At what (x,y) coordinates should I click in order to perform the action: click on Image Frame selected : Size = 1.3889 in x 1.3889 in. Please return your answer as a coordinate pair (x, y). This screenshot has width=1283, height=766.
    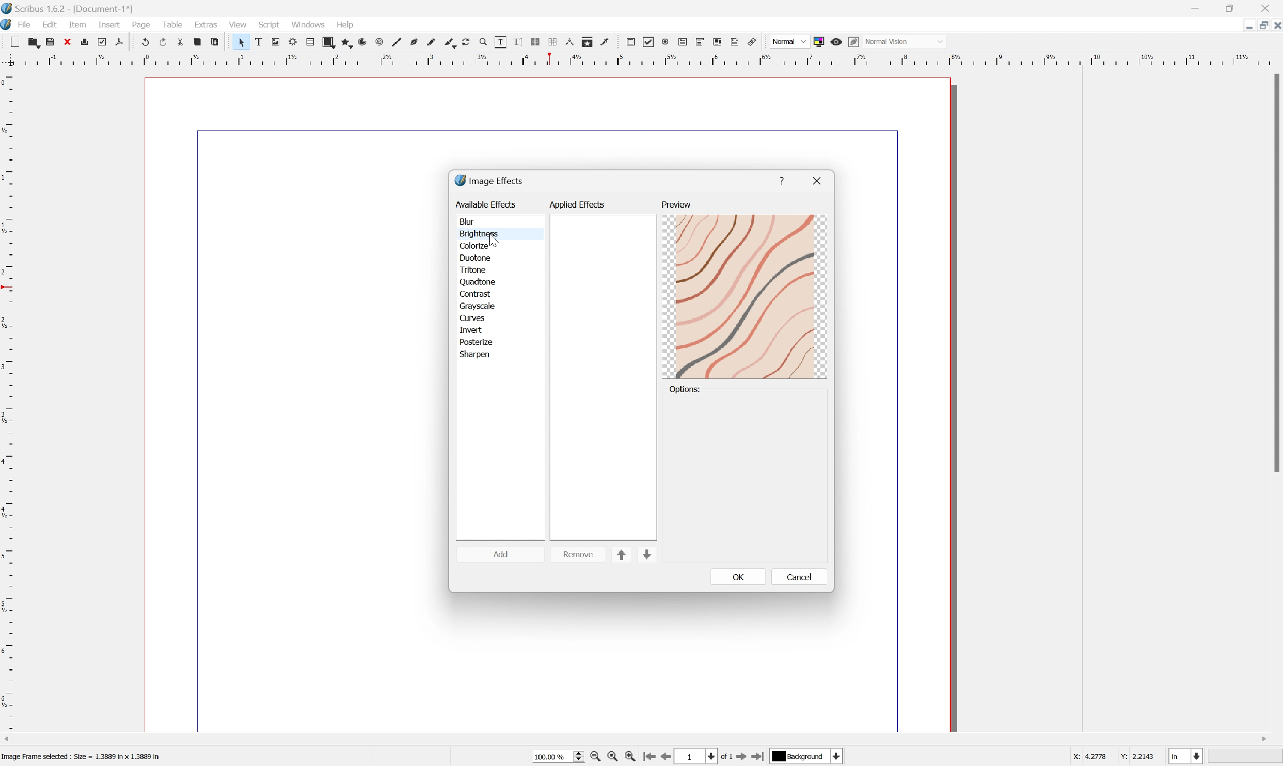
    Looking at the image, I should click on (82, 757).